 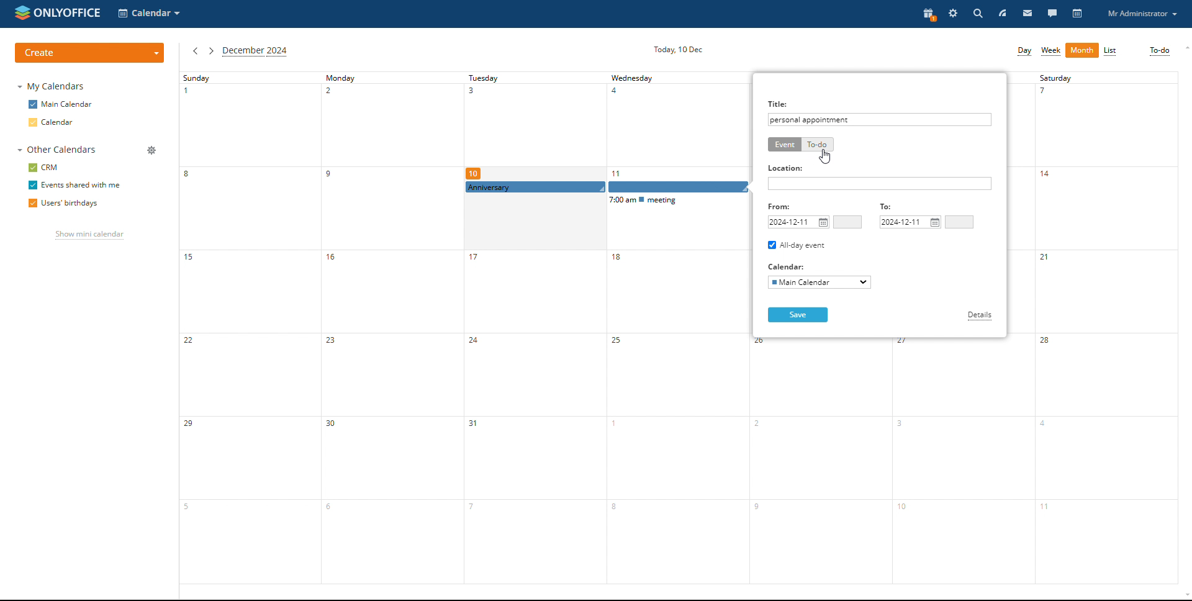 What do you see at coordinates (1185, 47) in the screenshot?
I see `scroll up` at bounding box center [1185, 47].